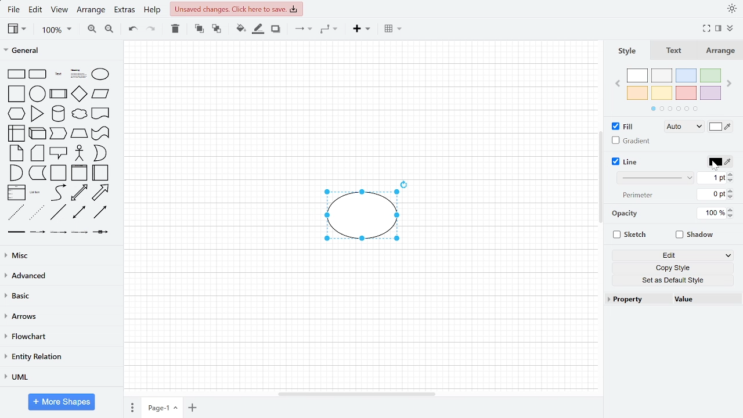 This screenshot has height=418, width=743. I want to click on tape, so click(100, 134).